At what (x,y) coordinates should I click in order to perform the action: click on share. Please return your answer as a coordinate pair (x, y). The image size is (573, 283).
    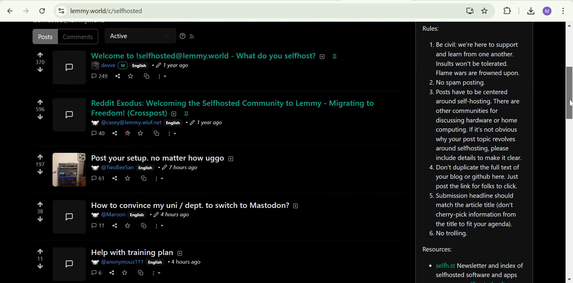
    Looking at the image, I should click on (115, 178).